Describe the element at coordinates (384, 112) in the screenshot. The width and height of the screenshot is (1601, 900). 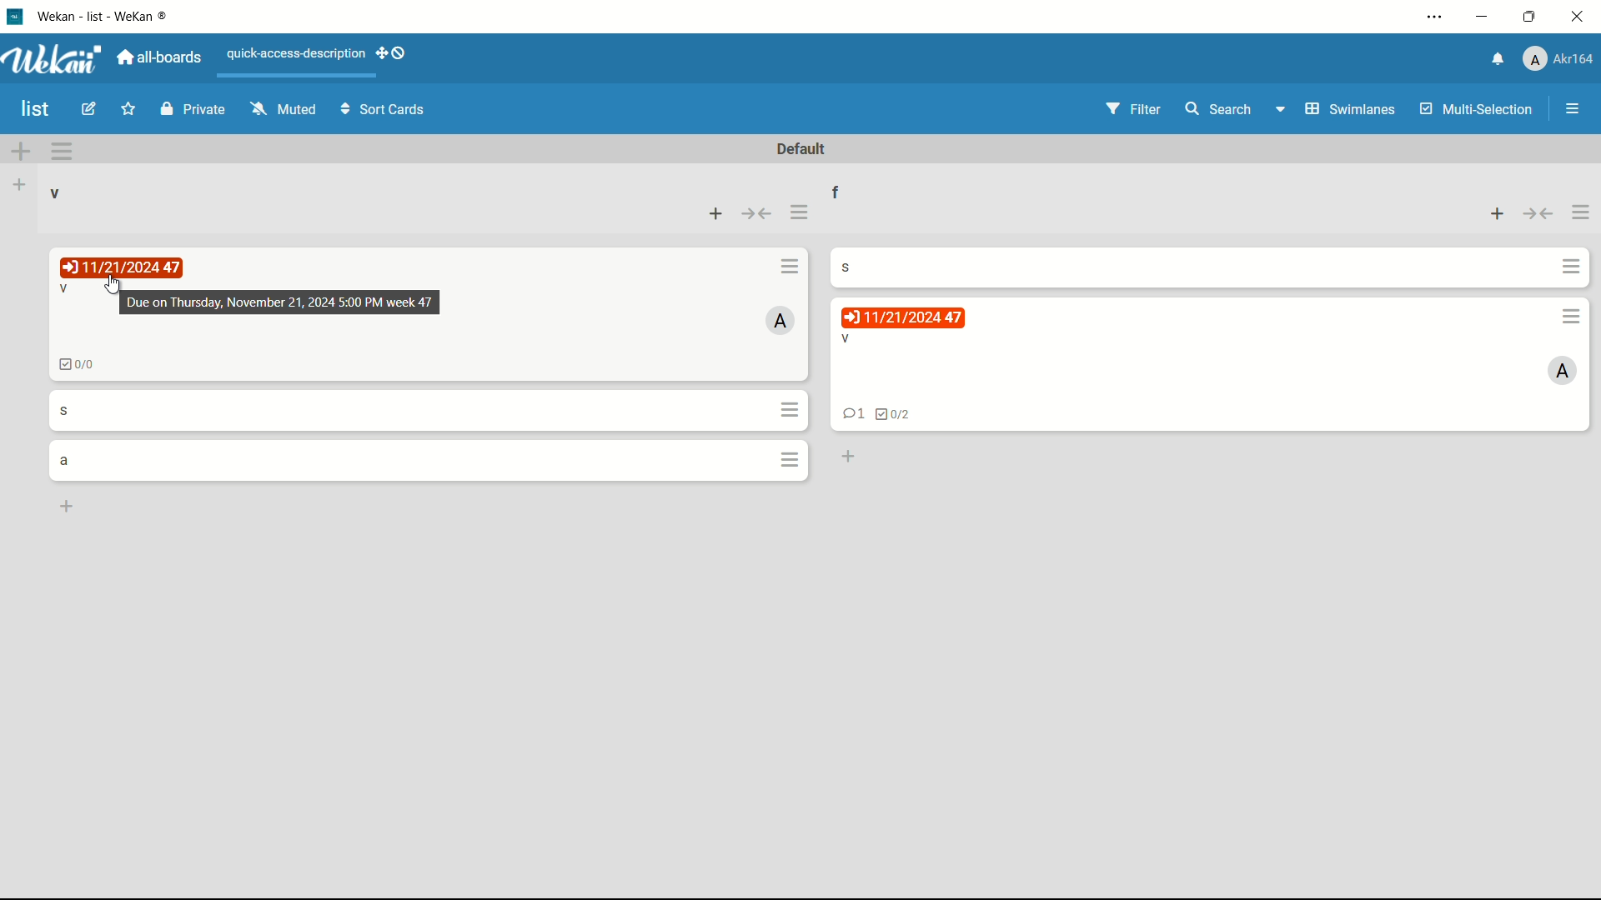
I see `sort cards` at that location.